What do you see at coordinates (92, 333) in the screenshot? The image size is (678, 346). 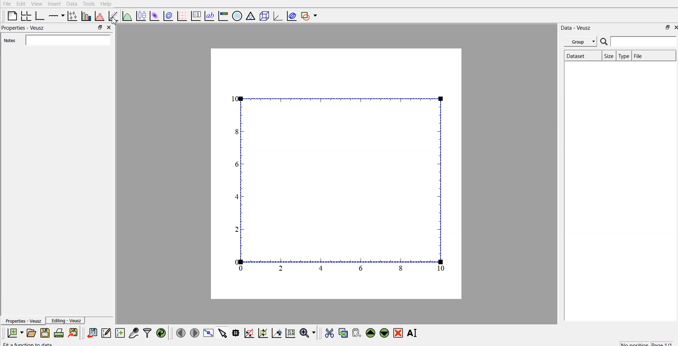 I see `import data into veusz` at bounding box center [92, 333].